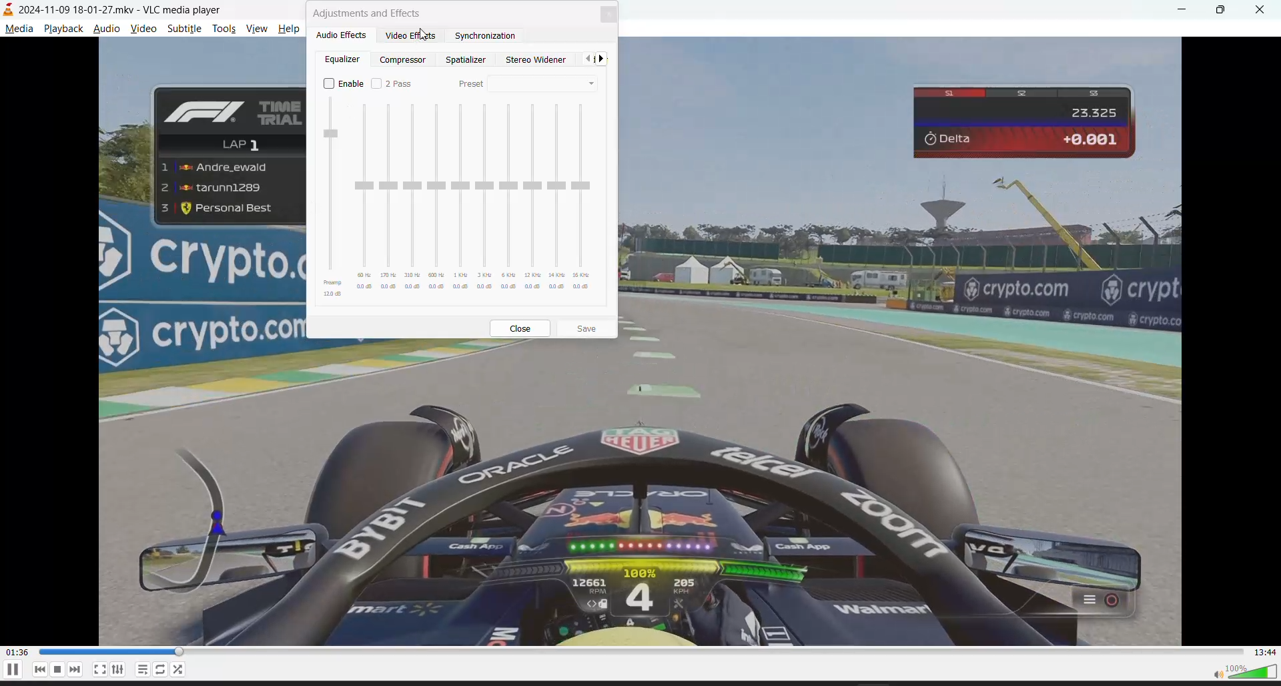 This screenshot has height=686, width=1281. I want to click on equalizer presets, so click(459, 199).